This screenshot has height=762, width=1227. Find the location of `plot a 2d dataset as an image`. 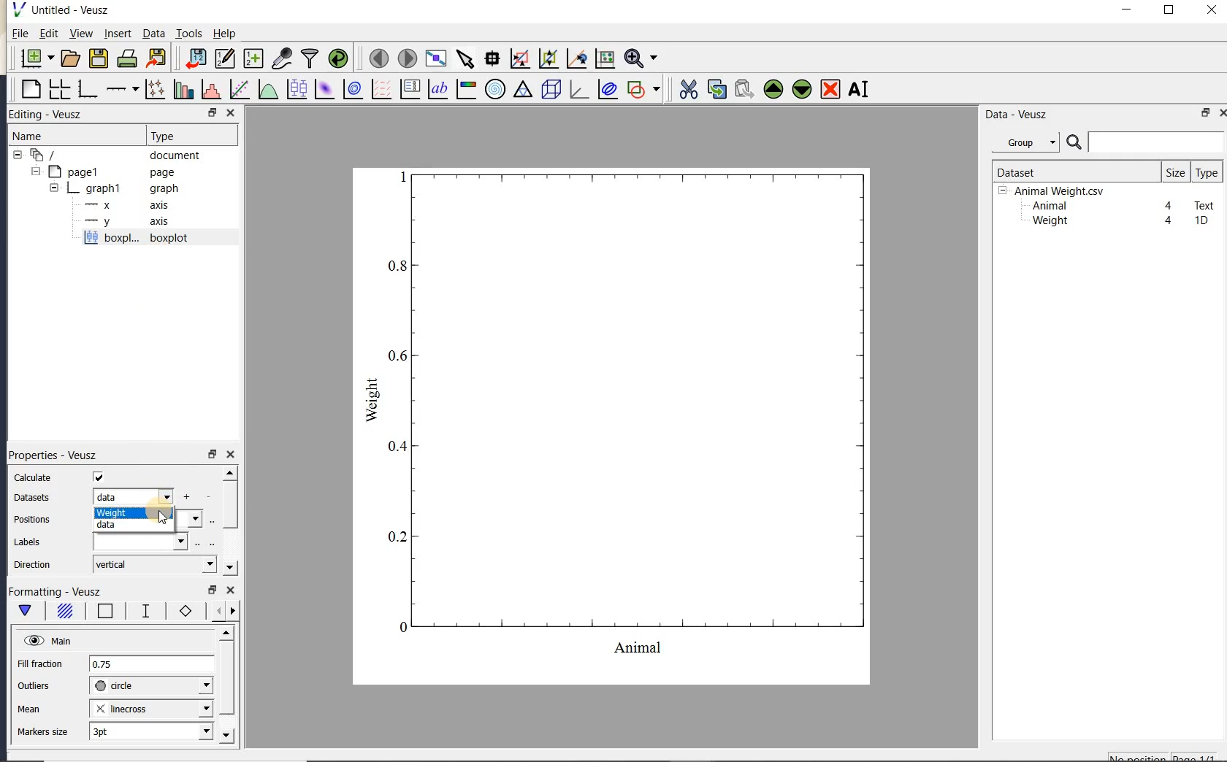

plot a 2d dataset as an image is located at coordinates (324, 89).